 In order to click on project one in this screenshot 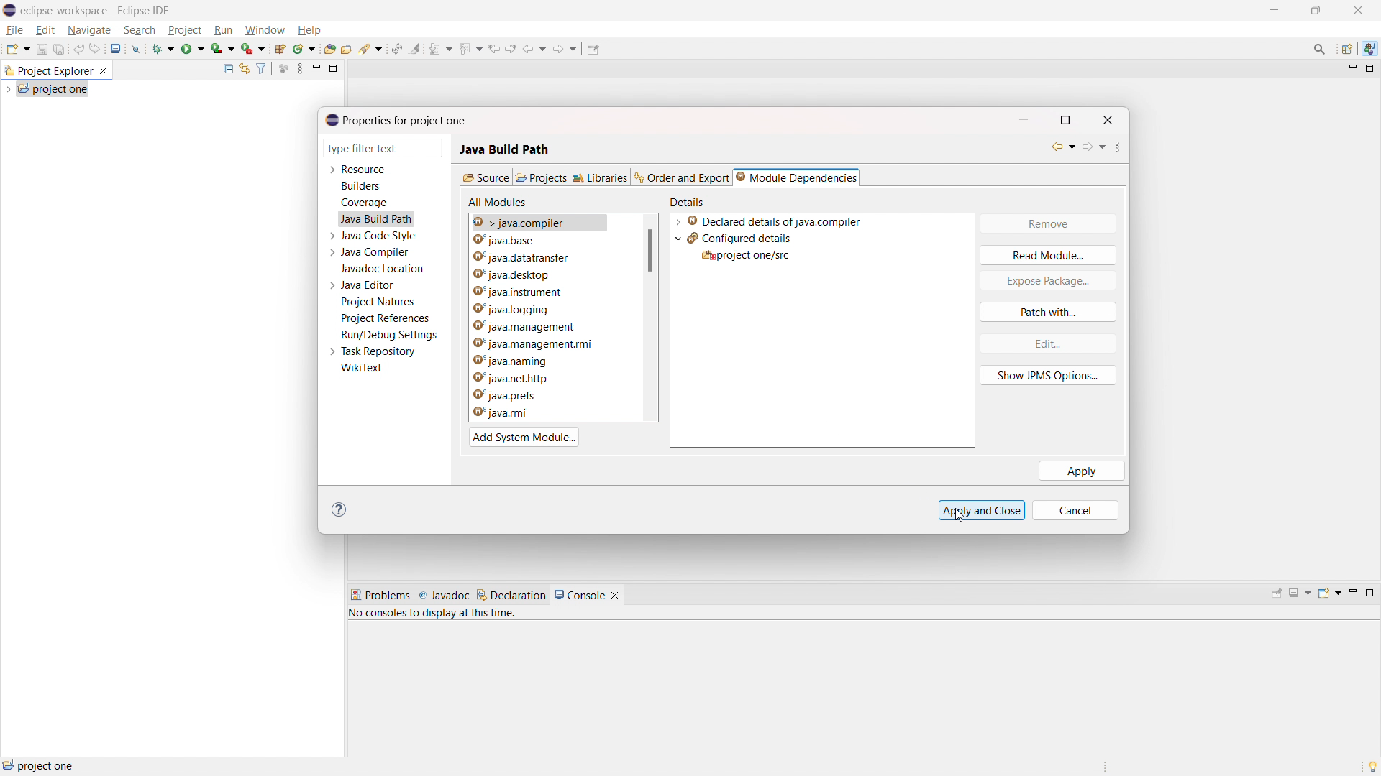, I will do `click(53, 88)`.